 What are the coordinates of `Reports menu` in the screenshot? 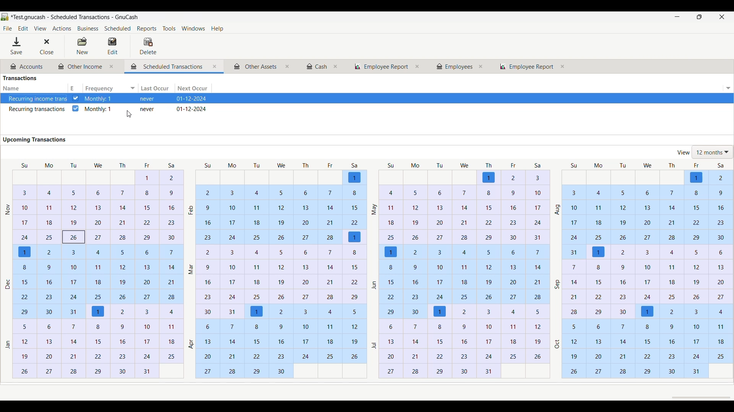 It's located at (148, 29).